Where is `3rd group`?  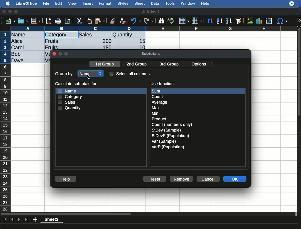
3rd group is located at coordinates (169, 65).